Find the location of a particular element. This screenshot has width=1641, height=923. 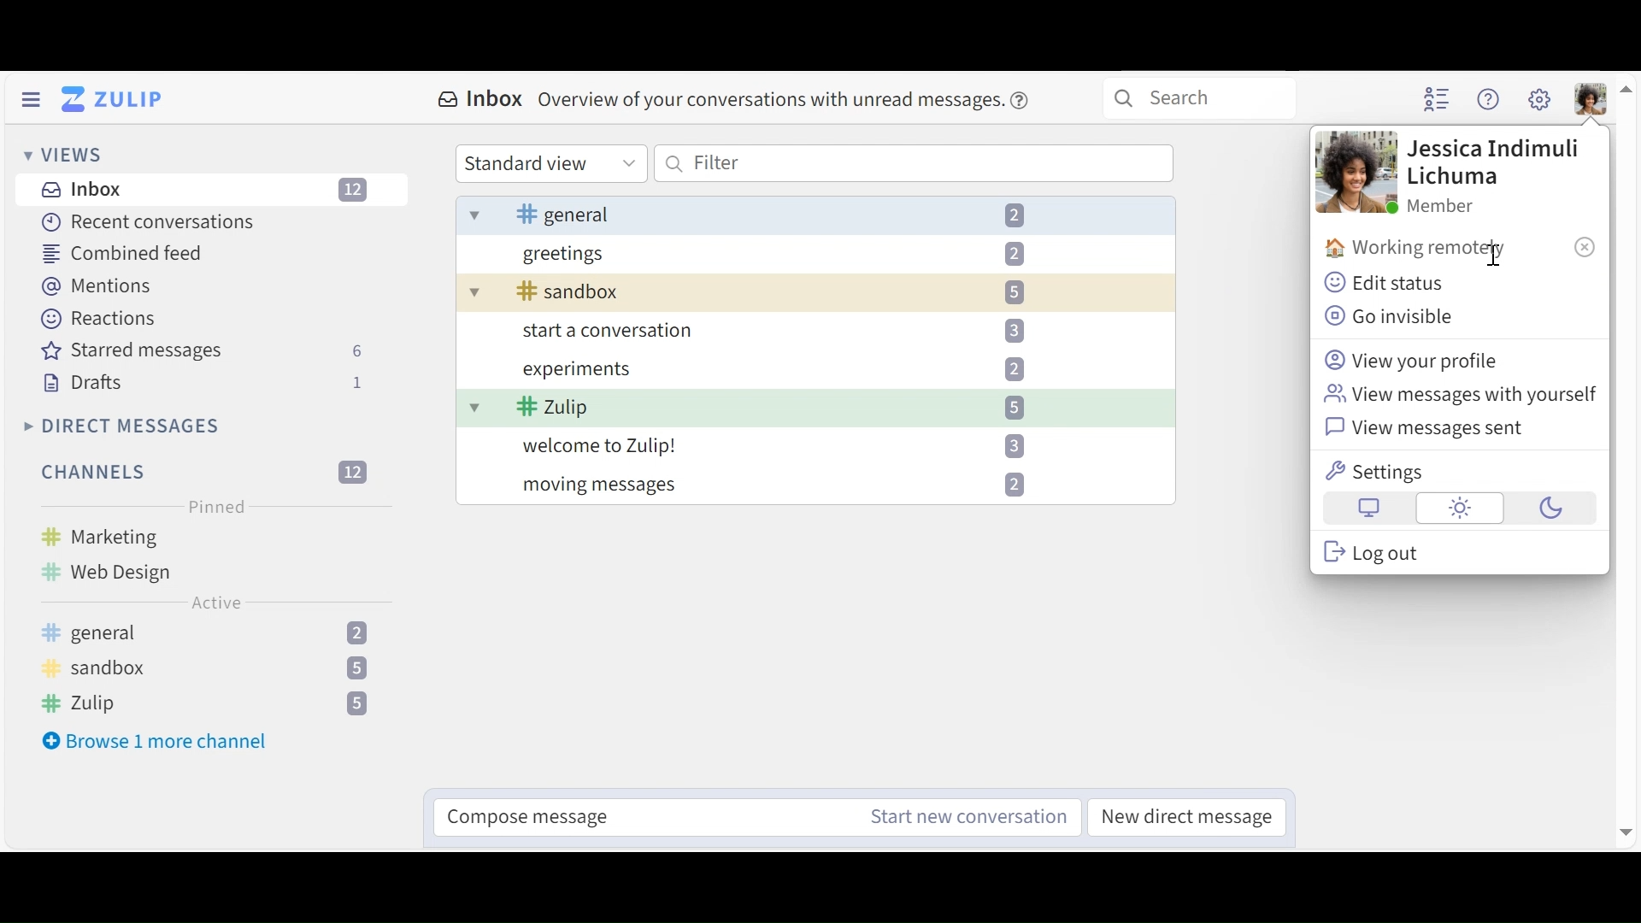

Compose message is located at coordinates (635, 816).